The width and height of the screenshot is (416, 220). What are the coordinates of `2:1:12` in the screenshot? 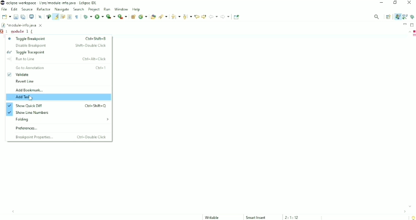 It's located at (292, 217).